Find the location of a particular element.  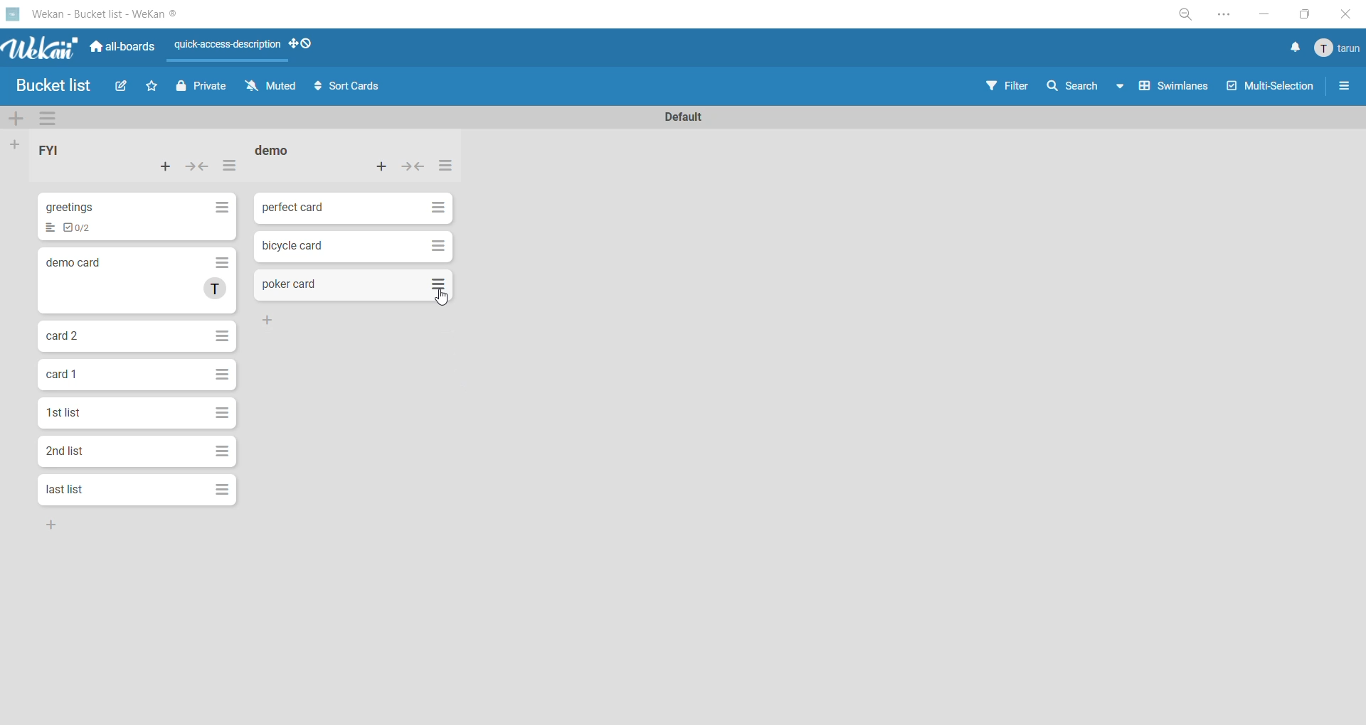

zoom is located at coordinates (1189, 16).